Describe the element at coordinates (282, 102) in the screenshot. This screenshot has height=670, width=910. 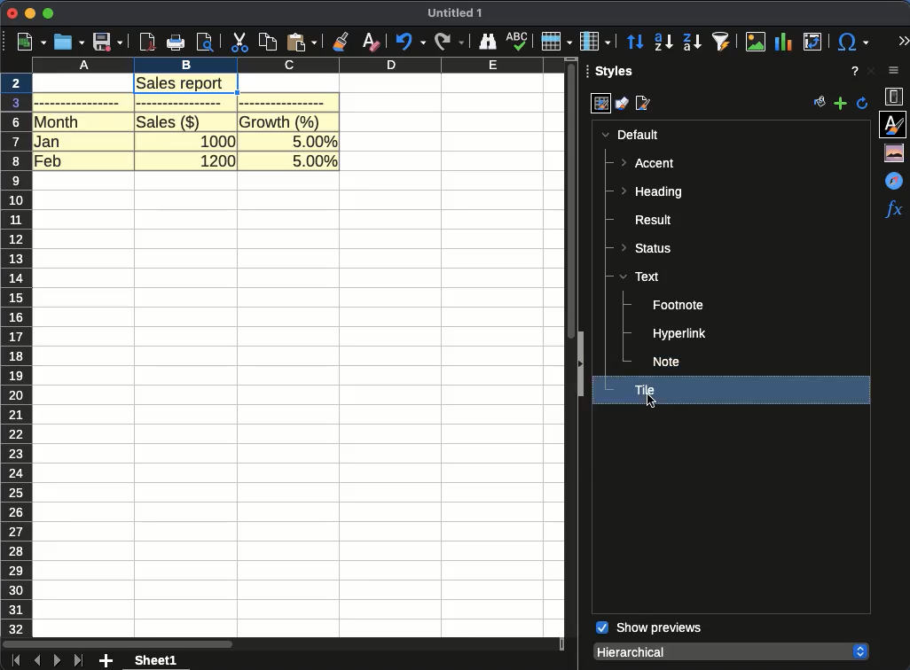
I see `blank` at that location.